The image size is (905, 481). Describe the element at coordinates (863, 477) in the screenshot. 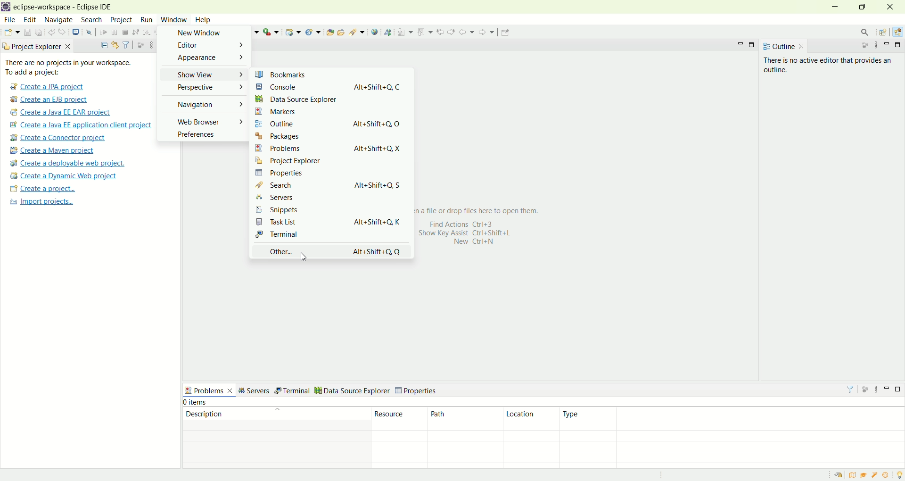

I see `tutorial` at that location.